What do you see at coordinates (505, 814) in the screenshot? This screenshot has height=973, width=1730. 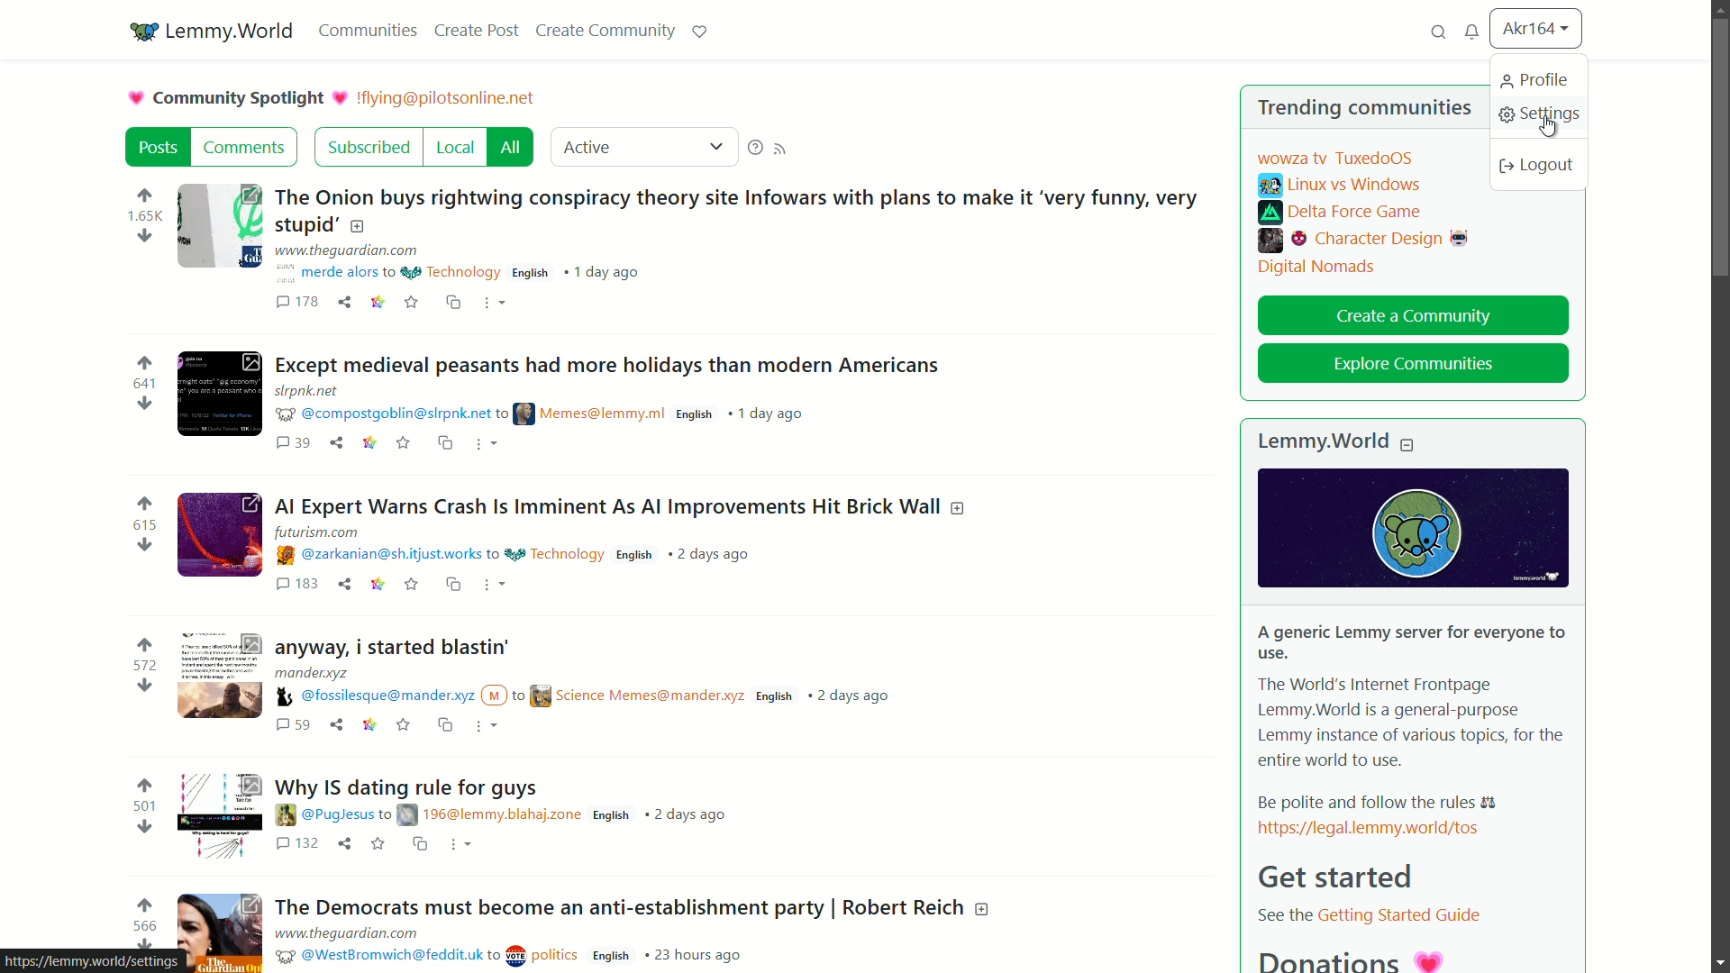 I see `post details` at bounding box center [505, 814].